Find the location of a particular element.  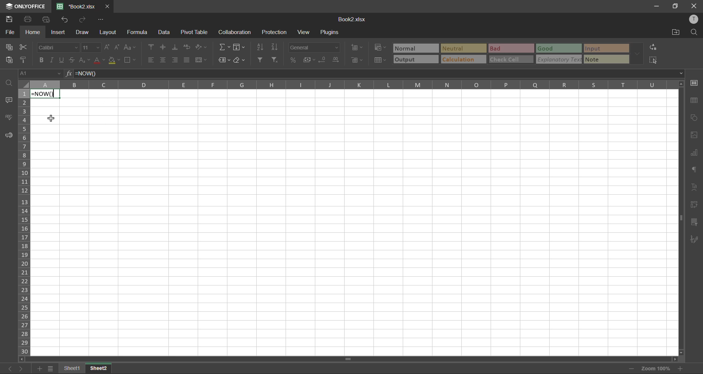

output is located at coordinates (415, 60).